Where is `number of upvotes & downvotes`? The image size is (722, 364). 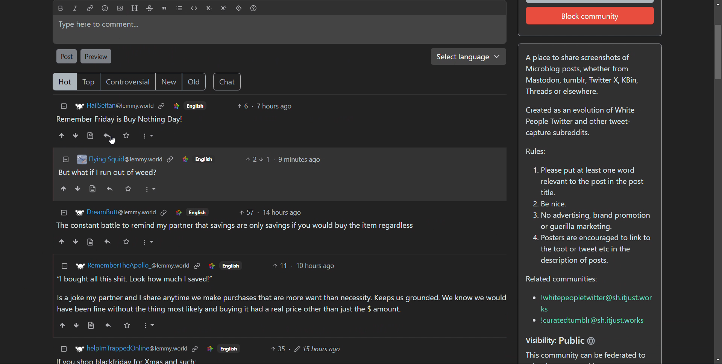 number of upvotes & downvotes is located at coordinates (257, 159).